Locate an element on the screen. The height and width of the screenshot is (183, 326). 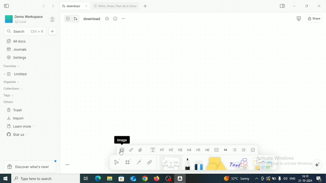
Mail is located at coordinates (133, 179).